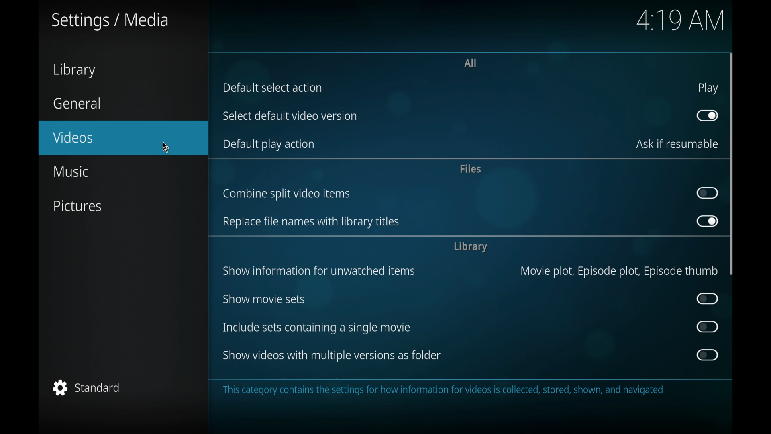 The height and width of the screenshot is (434, 771). I want to click on all, so click(471, 63).